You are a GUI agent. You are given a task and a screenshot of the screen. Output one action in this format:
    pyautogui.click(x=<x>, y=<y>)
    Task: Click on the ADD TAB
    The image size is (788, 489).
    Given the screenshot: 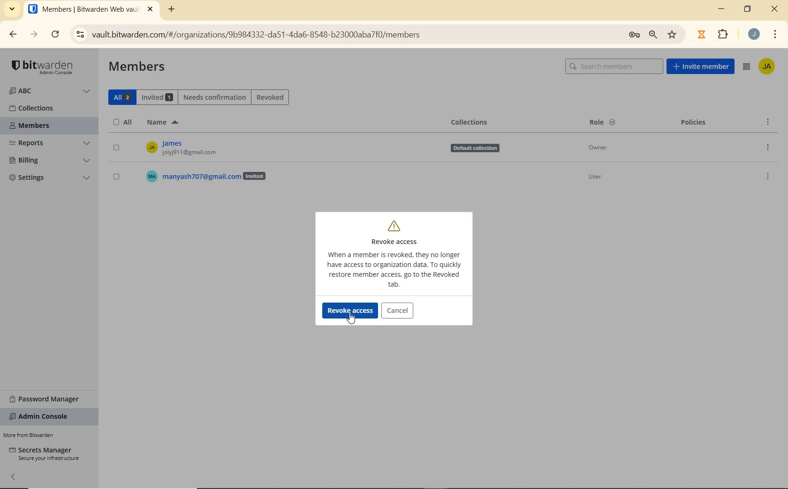 What is the action you would take?
    pyautogui.click(x=170, y=10)
    